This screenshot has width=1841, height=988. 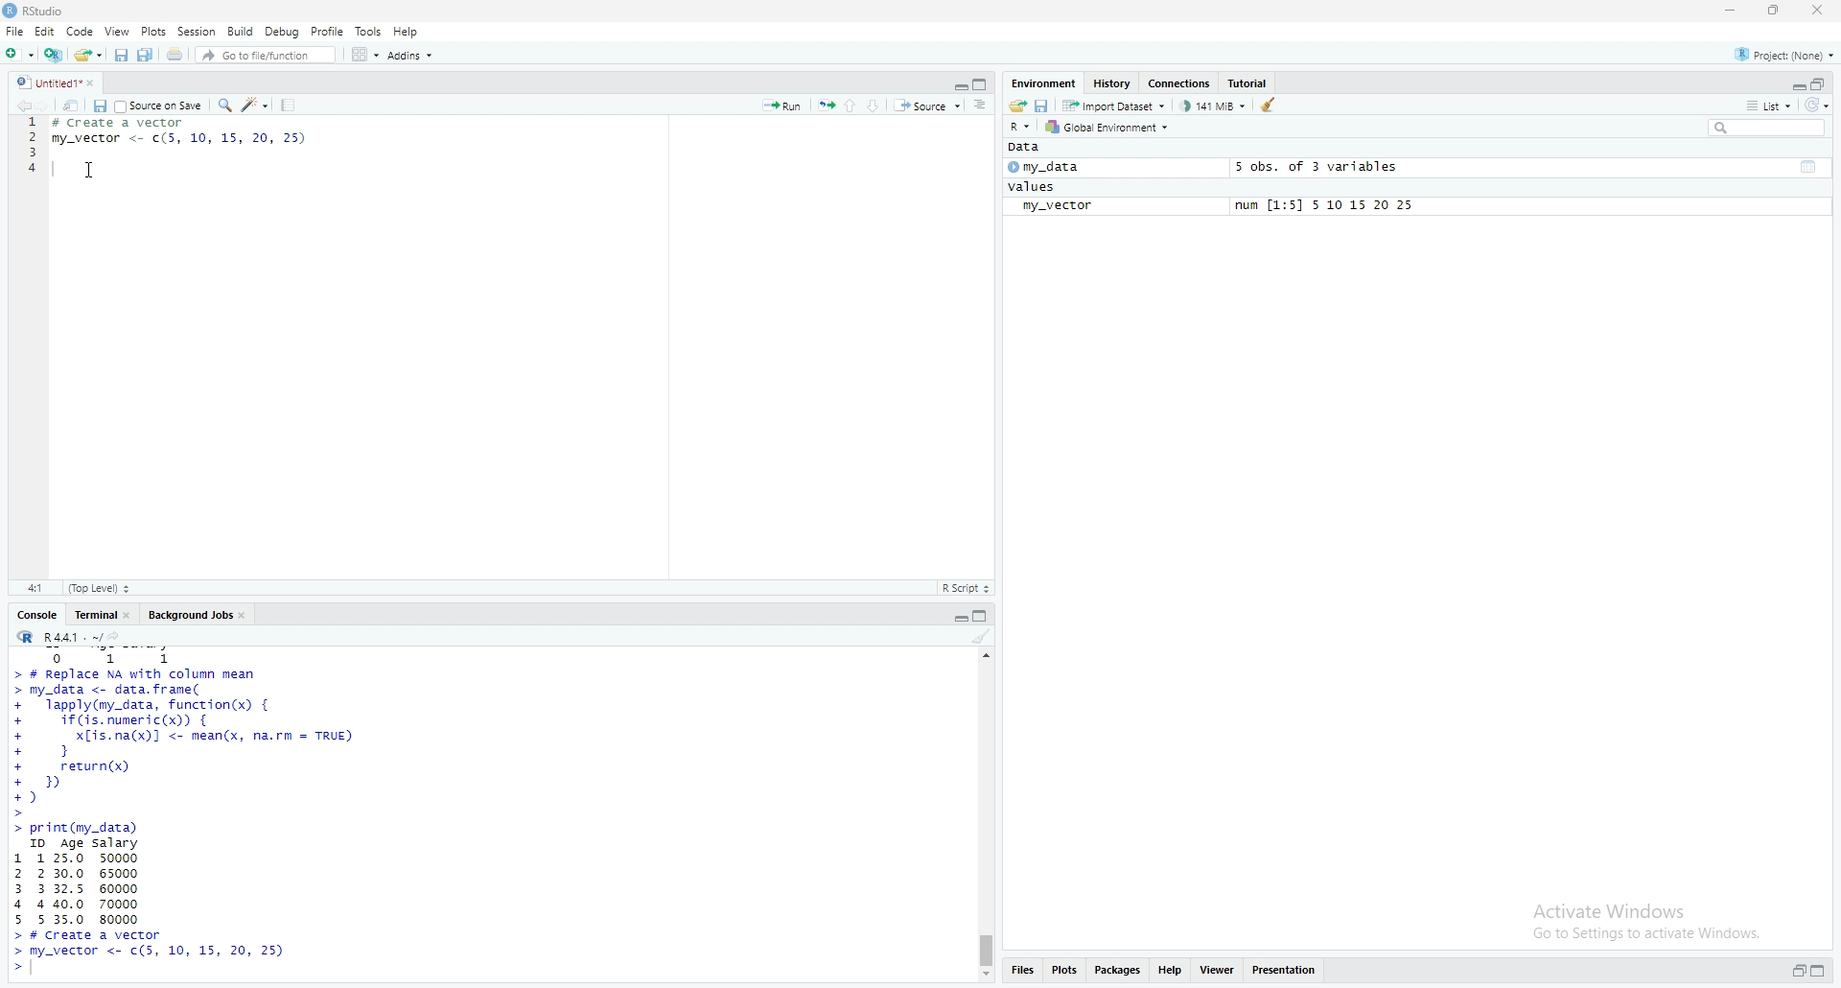 What do you see at coordinates (1811, 167) in the screenshot?
I see `collapse` at bounding box center [1811, 167].